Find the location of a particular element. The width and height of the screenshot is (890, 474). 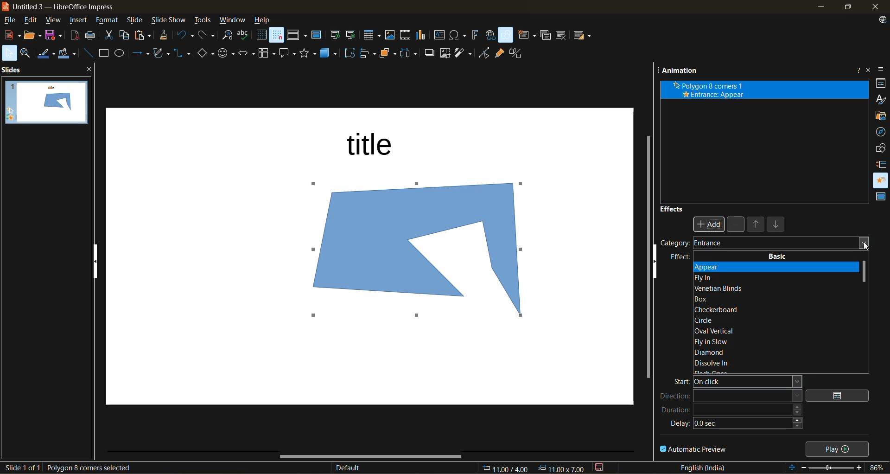

basic is located at coordinates (782, 256).